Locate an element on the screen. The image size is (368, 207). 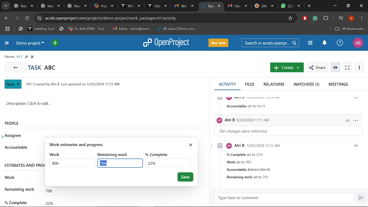
Previous page is located at coordinates (6, 18).